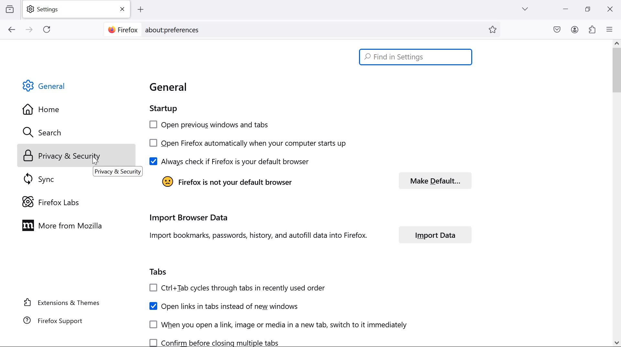  Describe the element at coordinates (557, 30) in the screenshot. I see `save to pocket` at that location.